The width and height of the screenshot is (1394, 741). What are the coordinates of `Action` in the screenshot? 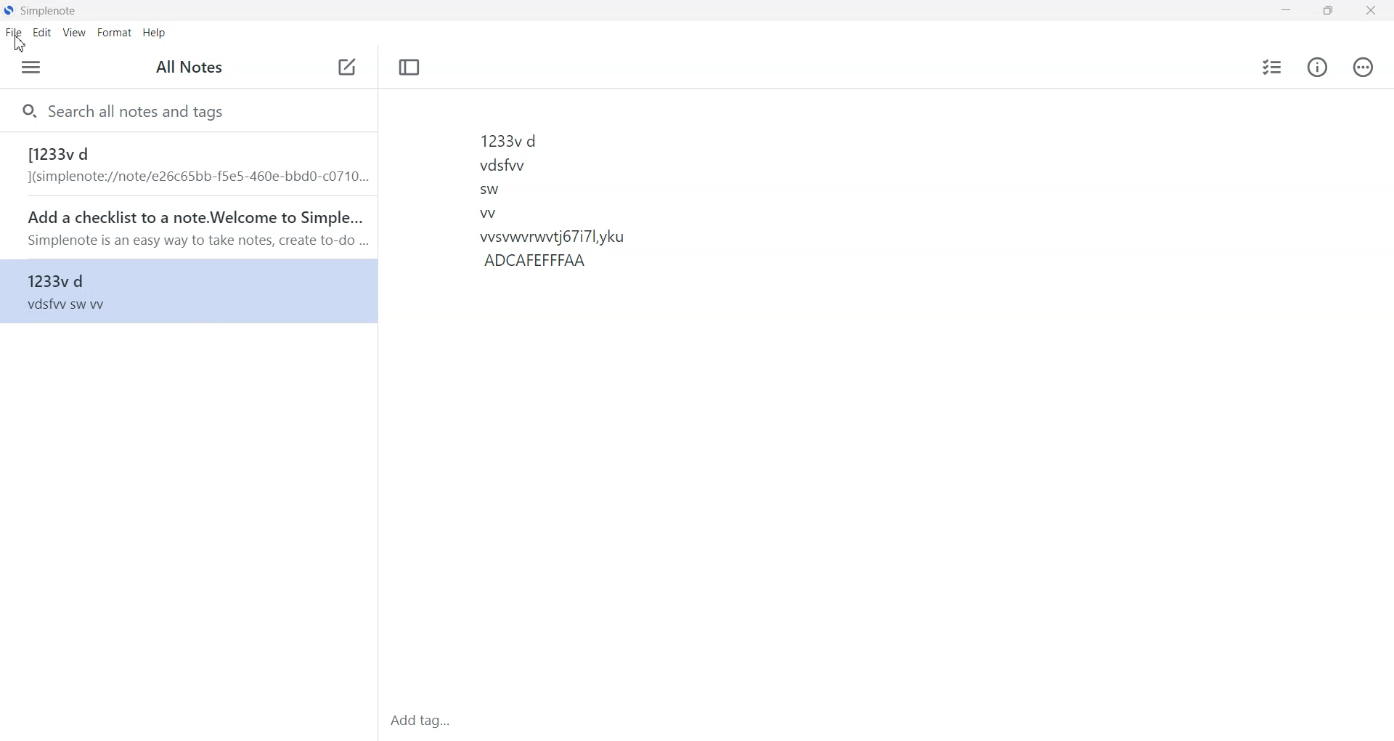 It's located at (1364, 67).